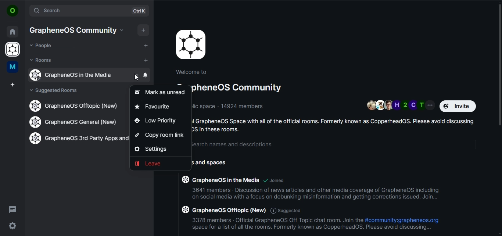  Describe the element at coordinates (400, 105) in the screenshot. I see `view all members` at that location.